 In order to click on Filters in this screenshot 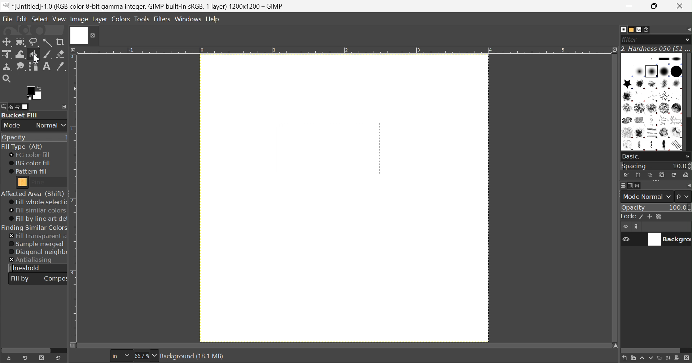, I will do `click(162, 19)`.